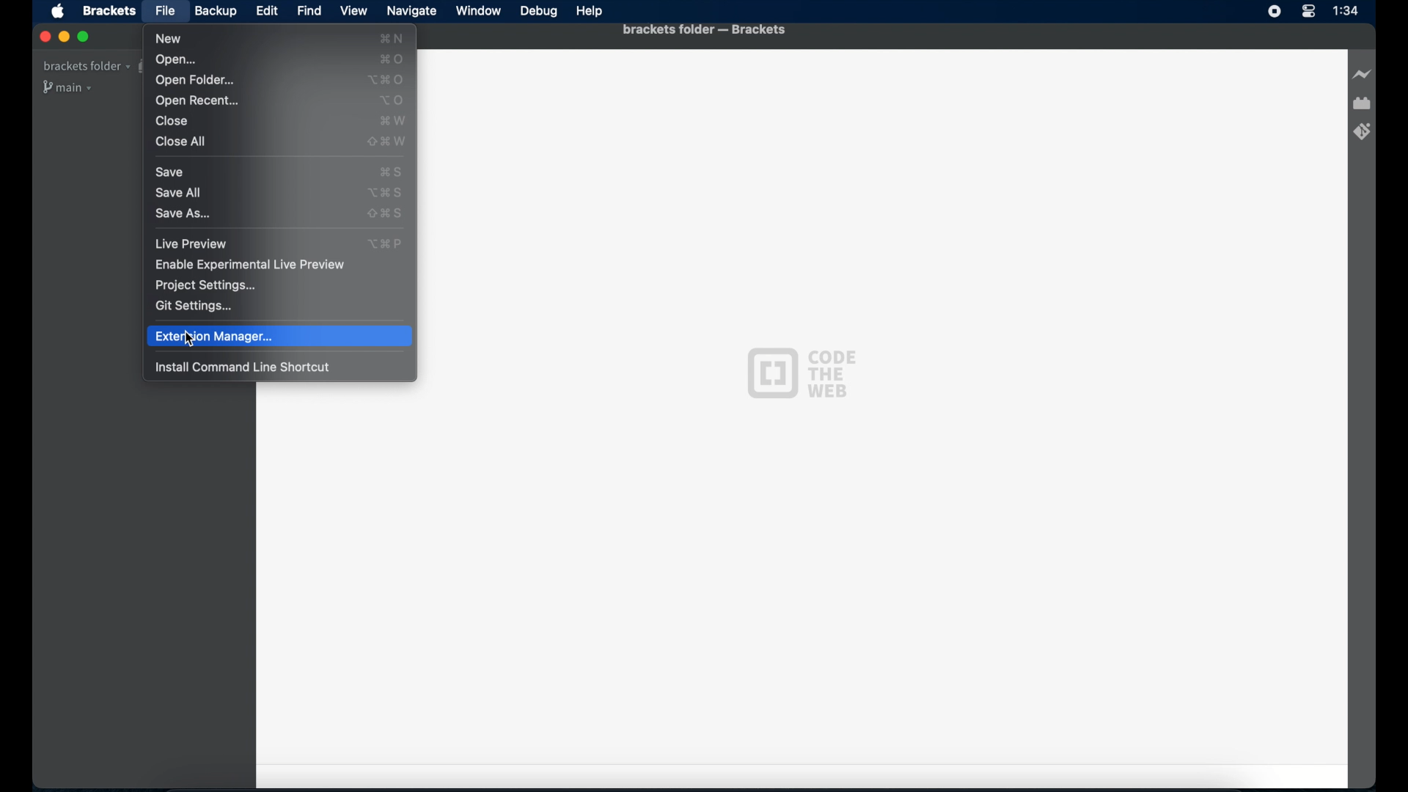  What do you see at coordinates (168, 12) in the screenshot?
I see `File selected` at bounding box center [168, 12].